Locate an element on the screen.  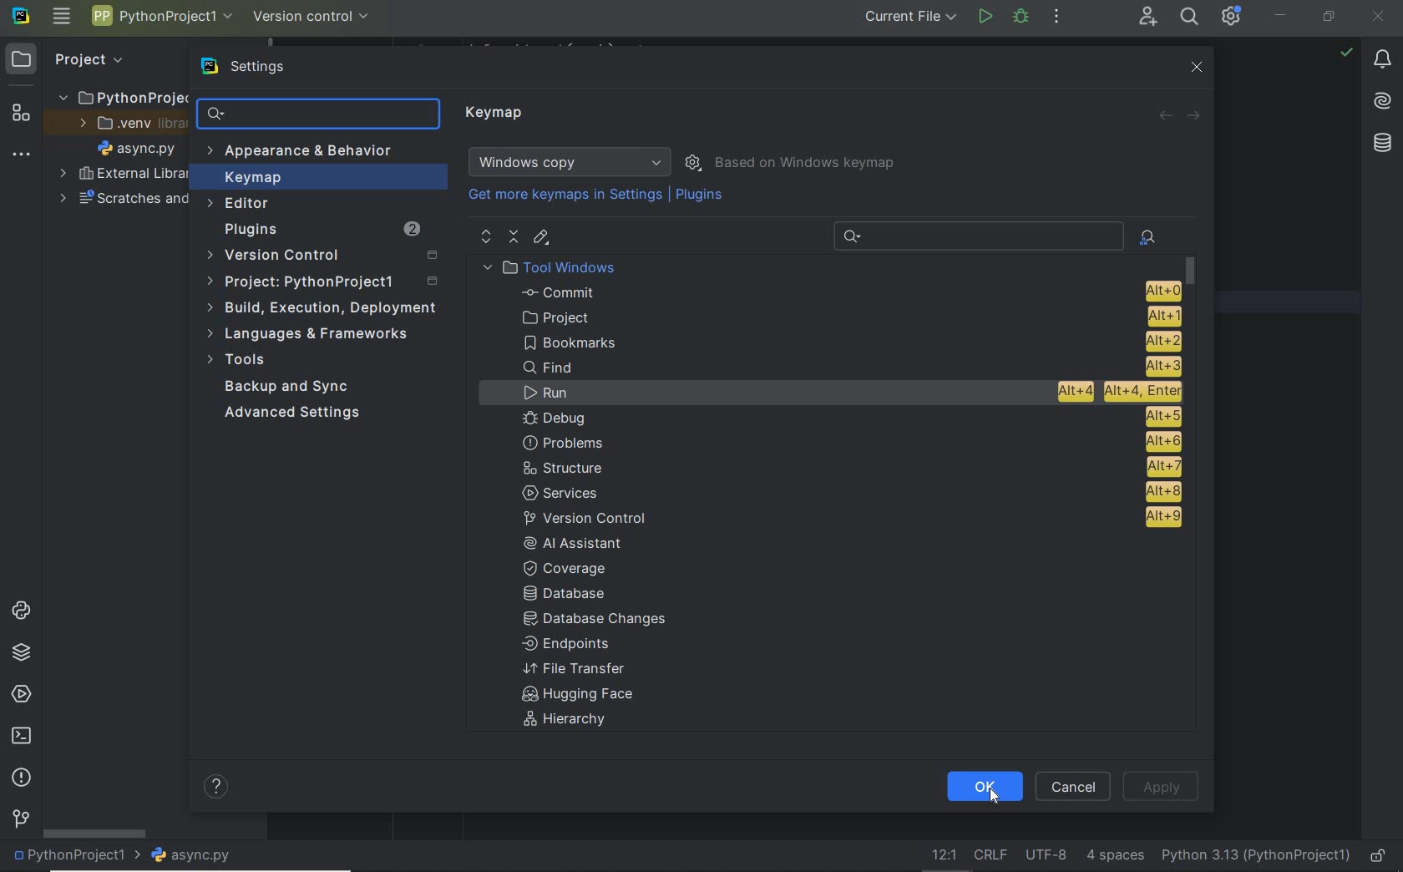
Project is located at coordinates (326, 282).